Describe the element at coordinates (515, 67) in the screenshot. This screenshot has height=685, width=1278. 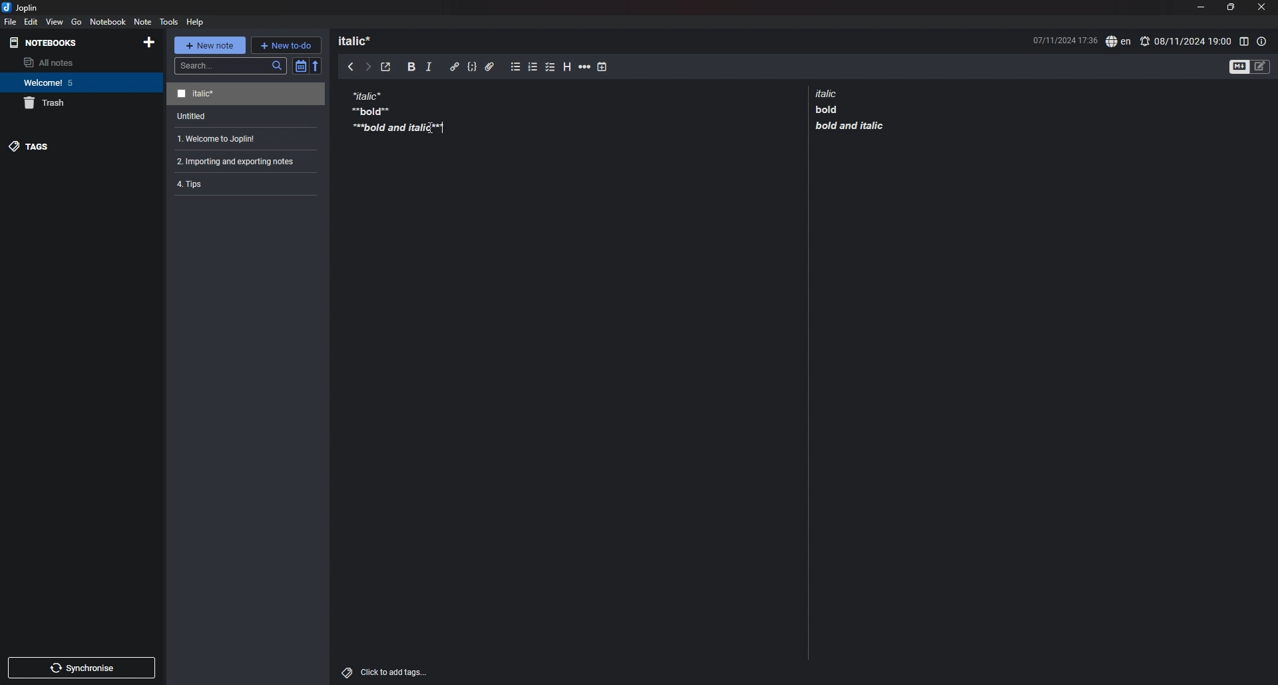
I see `bullet list` at that location.